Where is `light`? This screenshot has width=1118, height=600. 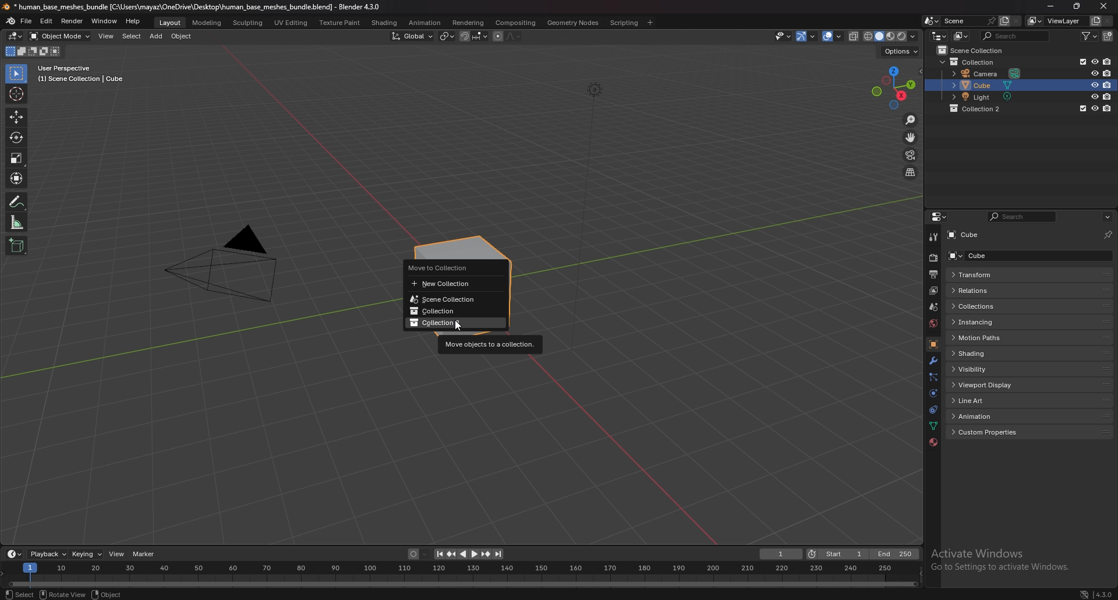
light is located at coordinates (992, 96).